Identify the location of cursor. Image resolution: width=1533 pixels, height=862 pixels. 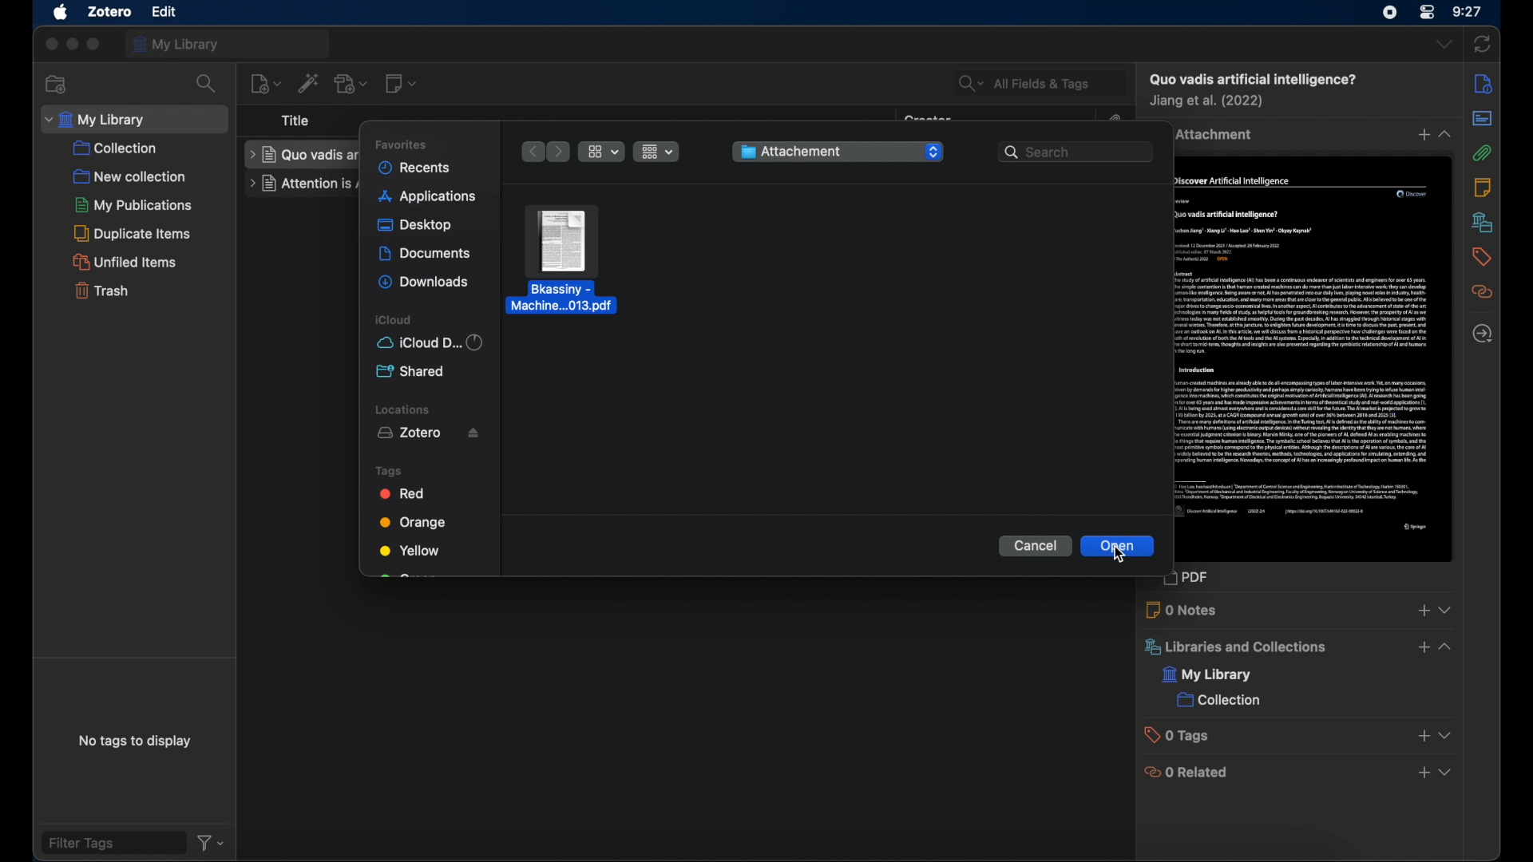
(1121, 556).